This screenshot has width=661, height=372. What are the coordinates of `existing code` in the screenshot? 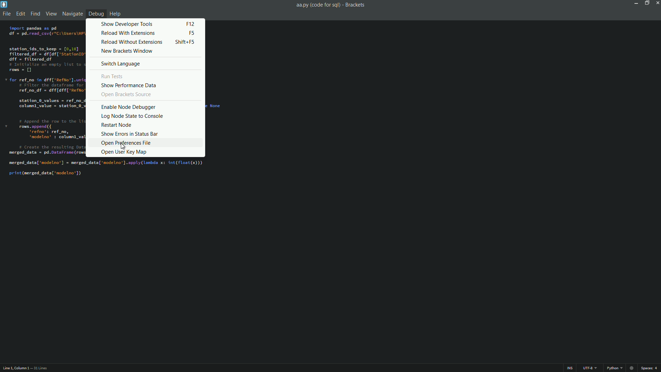 It's located at (46, 103).